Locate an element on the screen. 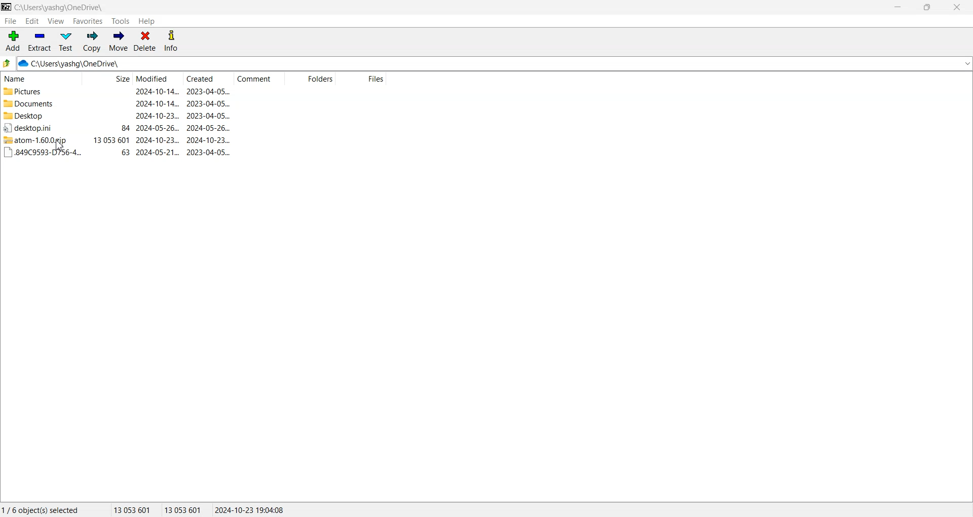 The image size is (973, 517). 84 is located at coordinates (126, 128).